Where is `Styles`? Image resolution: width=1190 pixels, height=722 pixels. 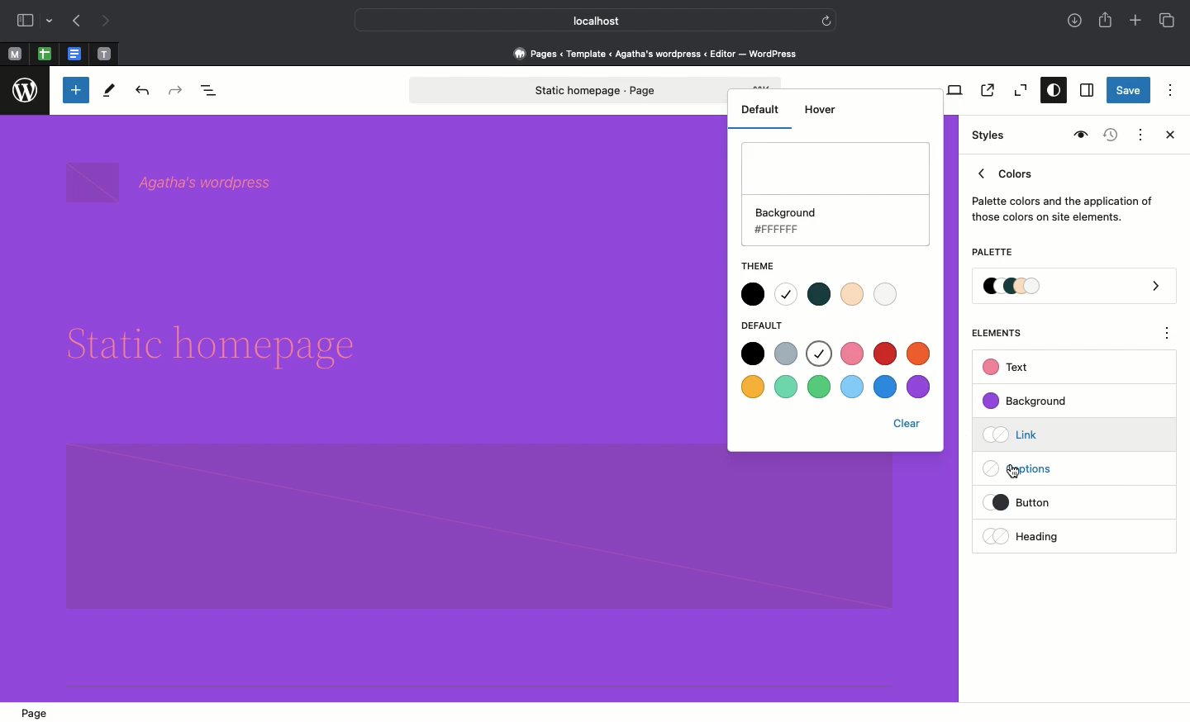
Styles is located at coordinates (1050, 92).